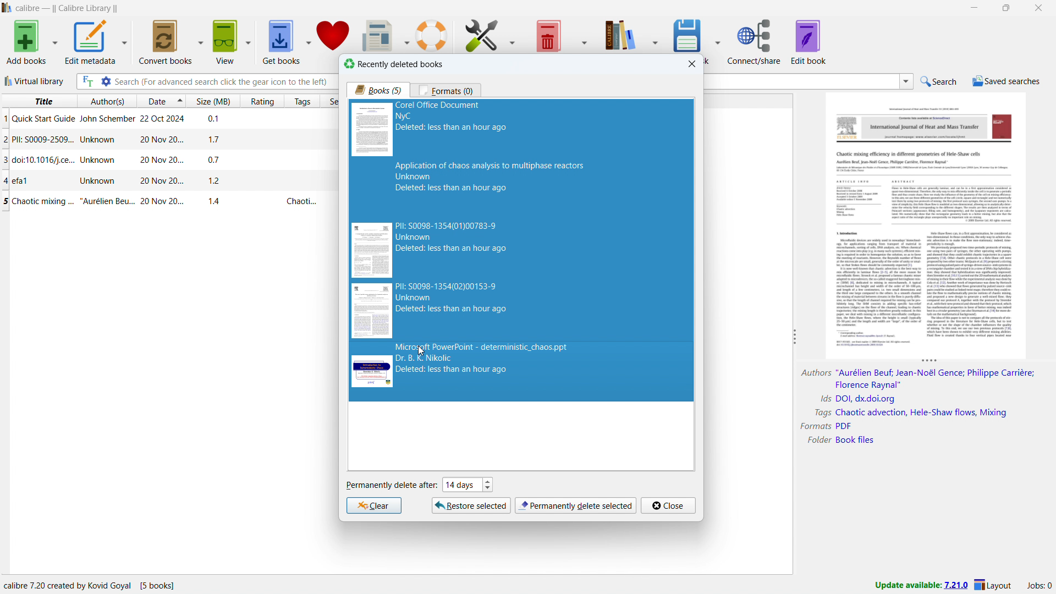 This screenshot has height=594, width=1056. What do you see at coordinates (124, 42) in the screenshot?
I see `edit metadata options` at bounding box center [124, 42].